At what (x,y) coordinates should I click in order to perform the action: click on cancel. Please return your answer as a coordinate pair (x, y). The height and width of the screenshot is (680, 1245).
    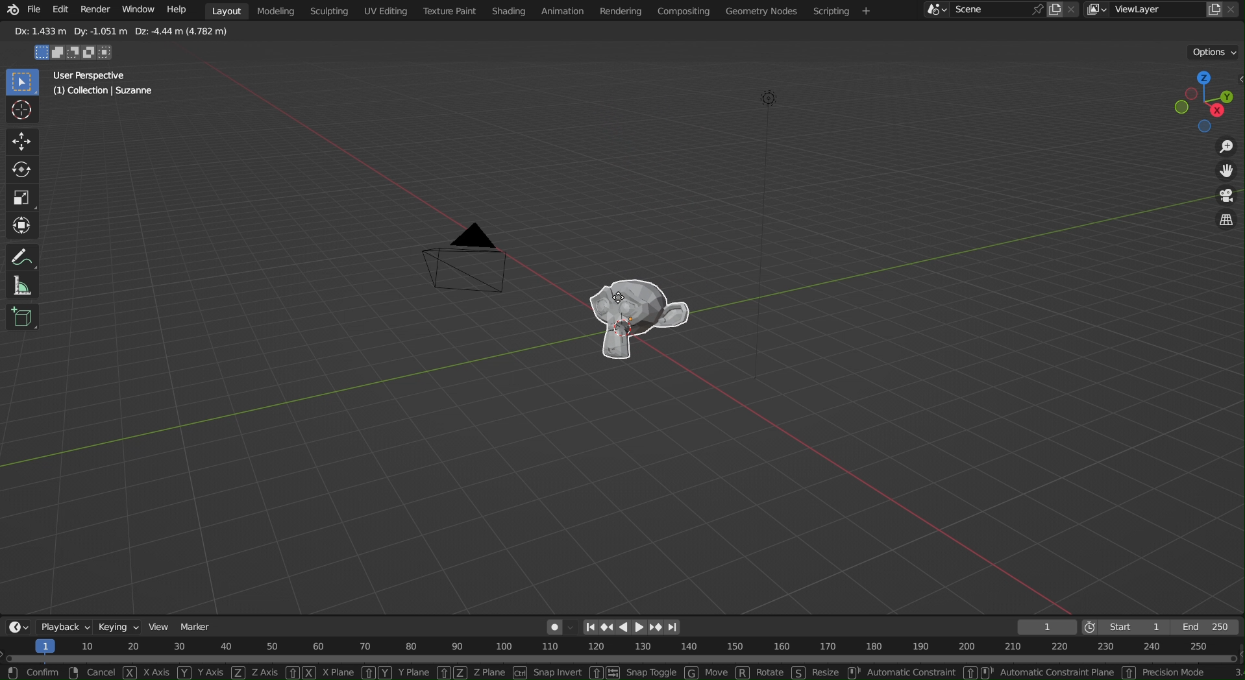
    Looking at the image, I should click on (102, 672).